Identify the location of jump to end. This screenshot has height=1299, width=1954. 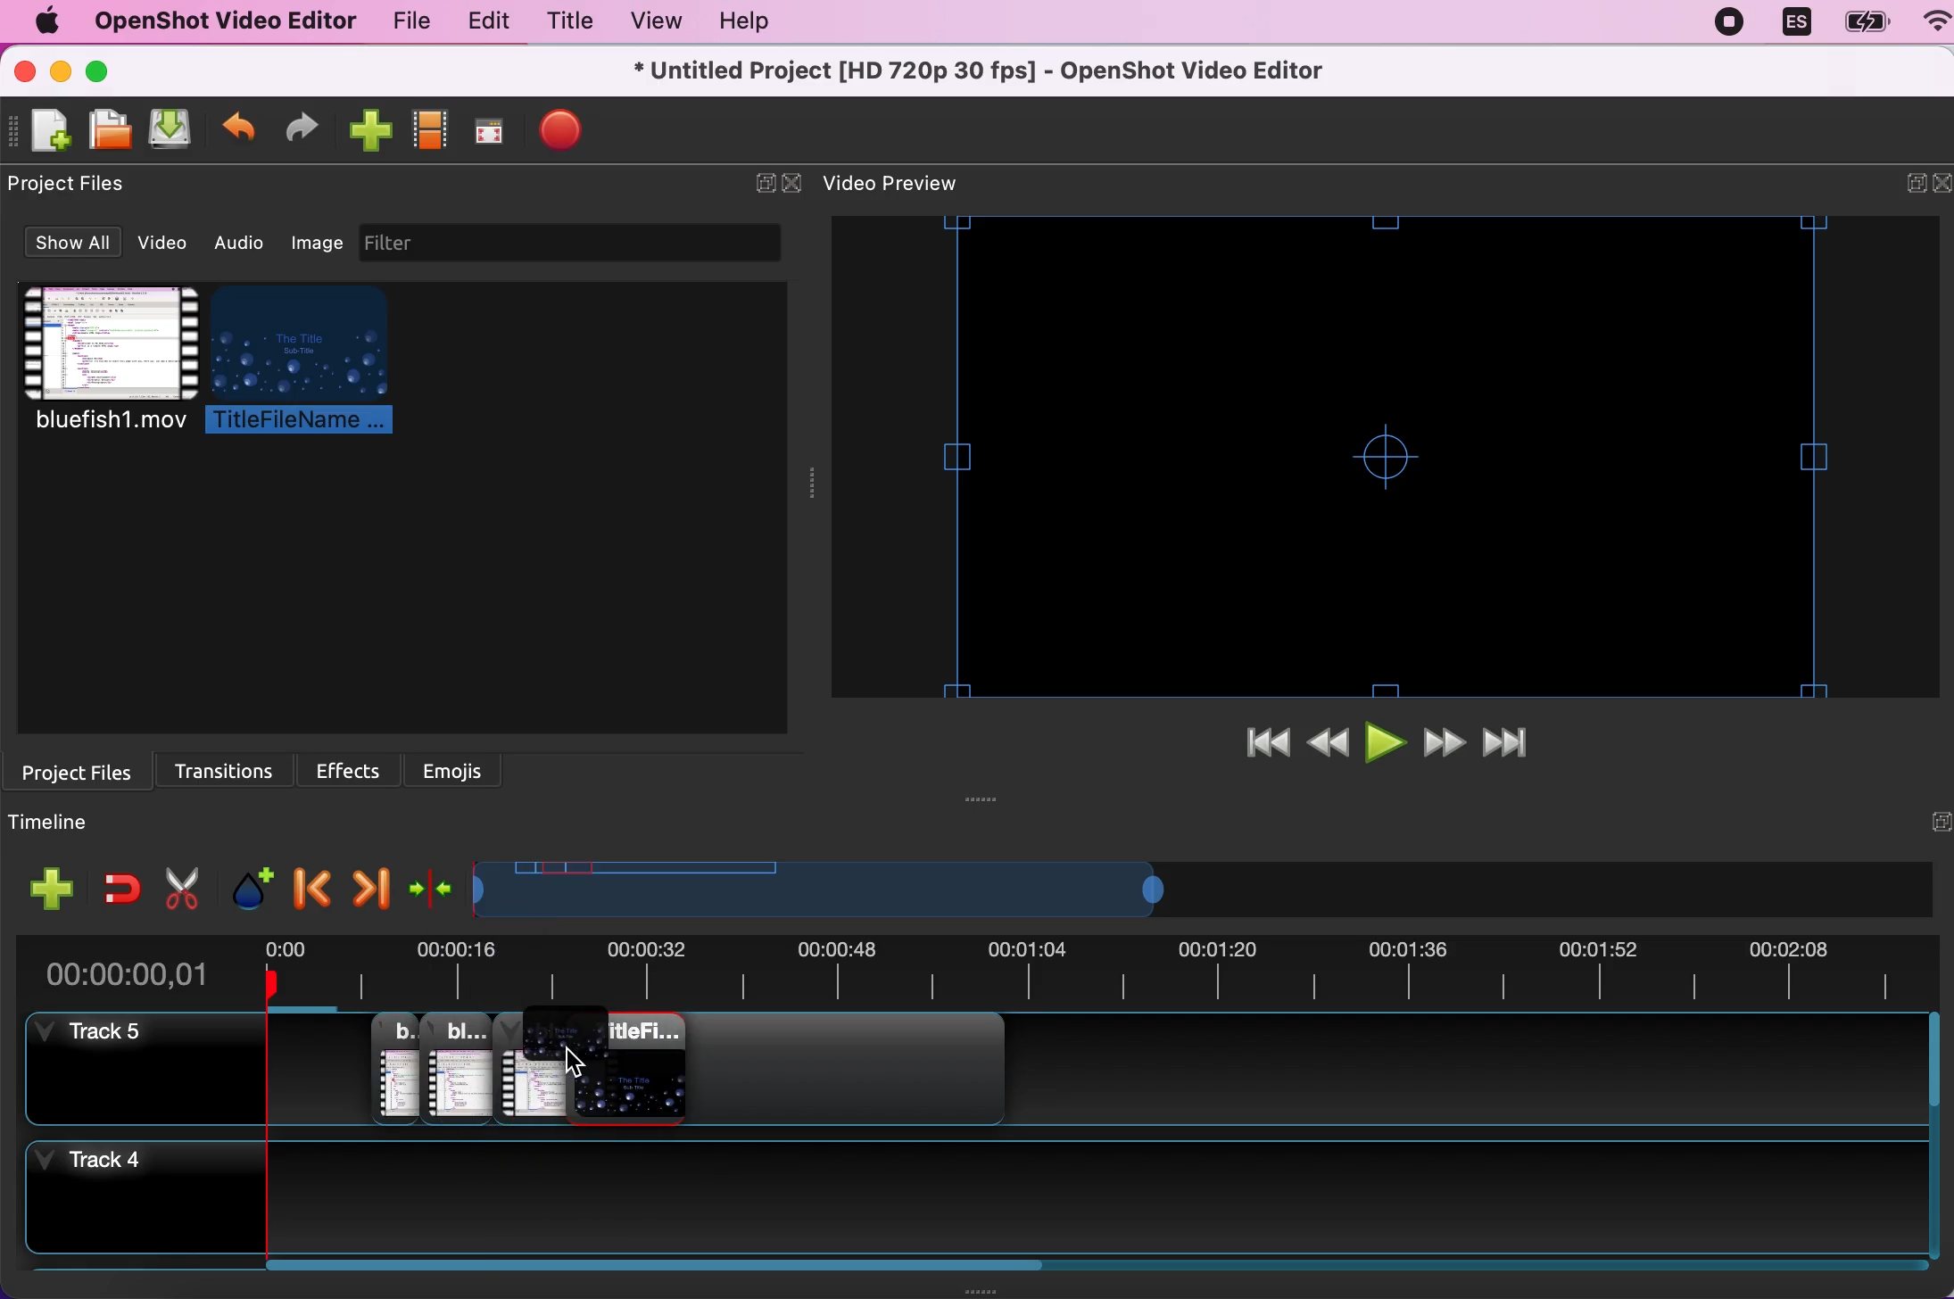
(1517, 745).